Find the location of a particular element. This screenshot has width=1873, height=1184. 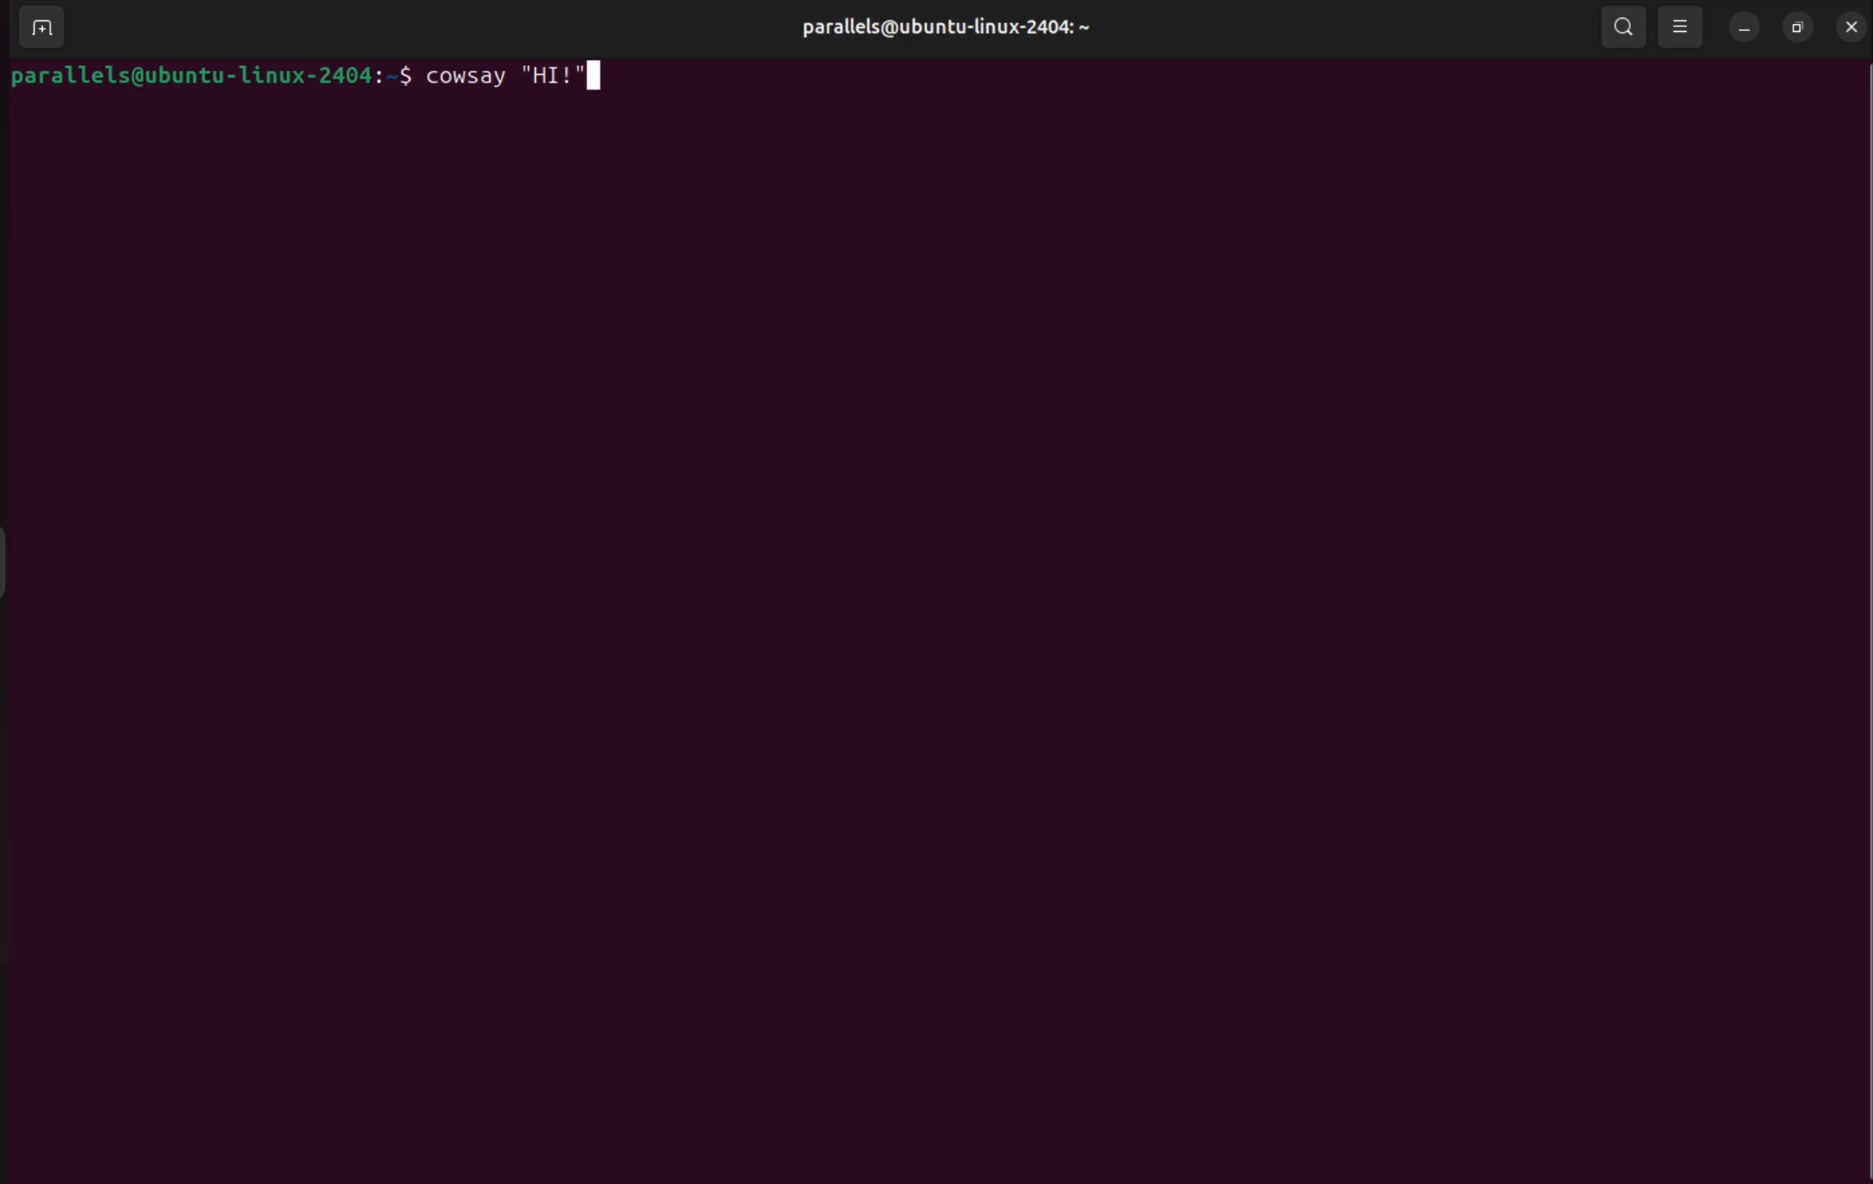

bash prompt is located at coordinates (211, 78).